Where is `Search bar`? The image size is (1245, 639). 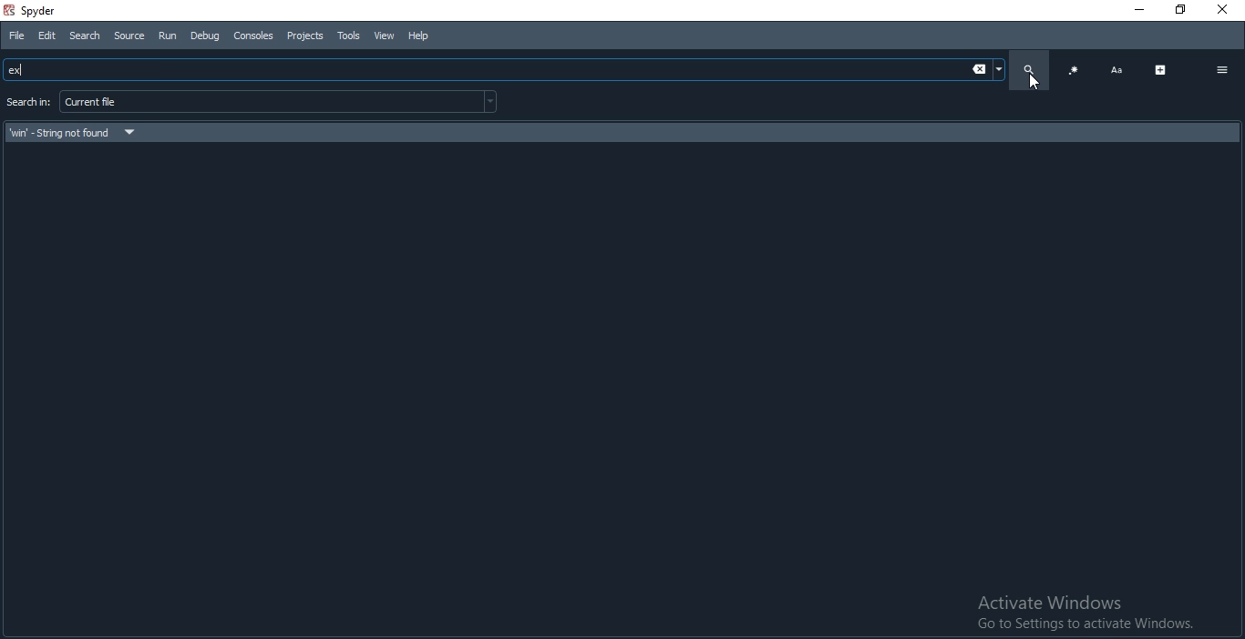
Search bar is located at coordinates (515, 68).